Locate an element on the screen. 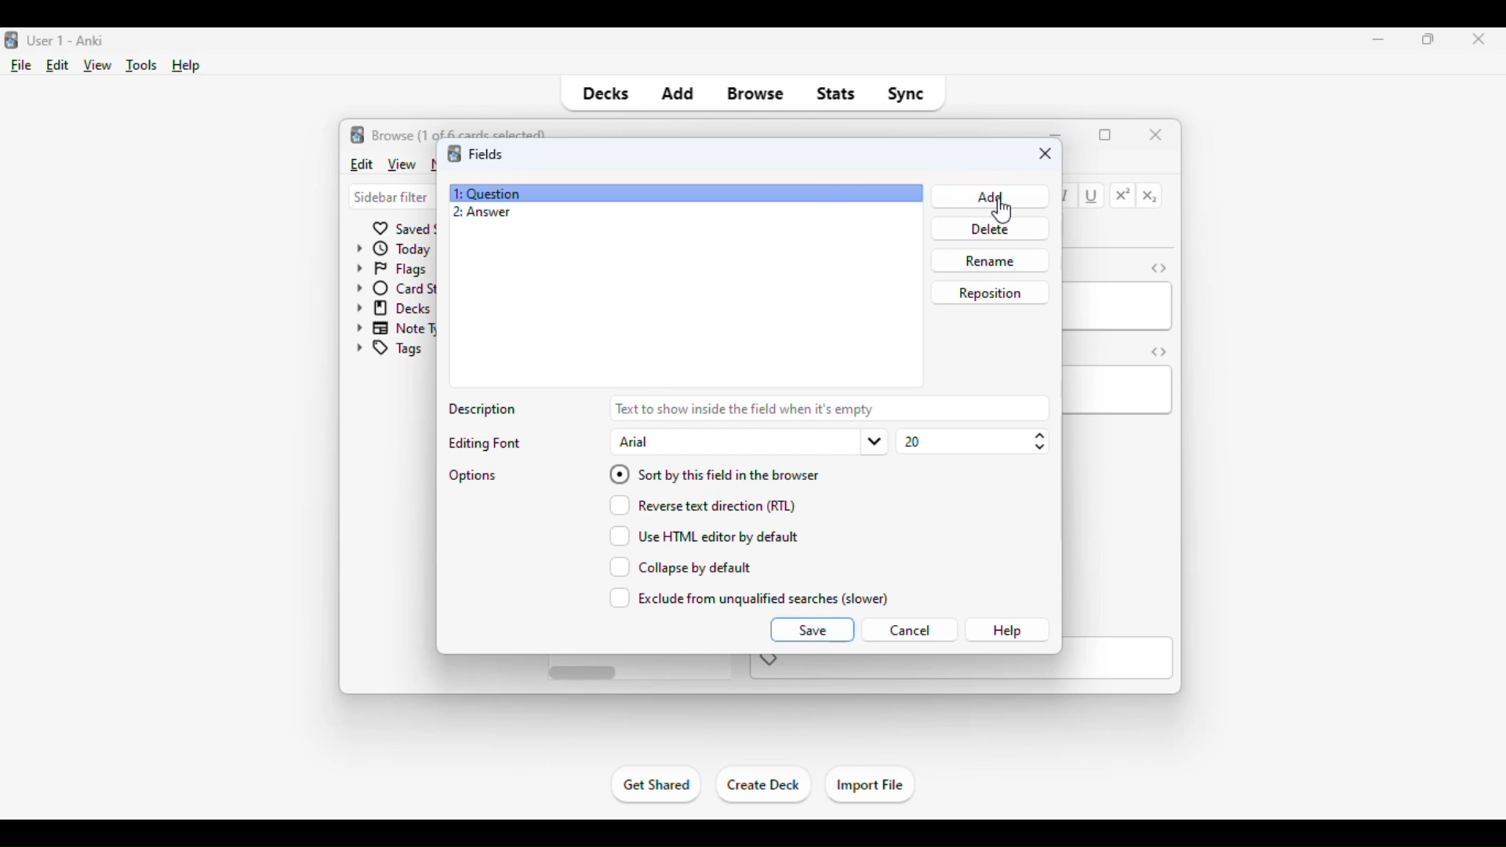 This screenshot has width=1506, height=847. 20 is located at coordinates (973, 442).